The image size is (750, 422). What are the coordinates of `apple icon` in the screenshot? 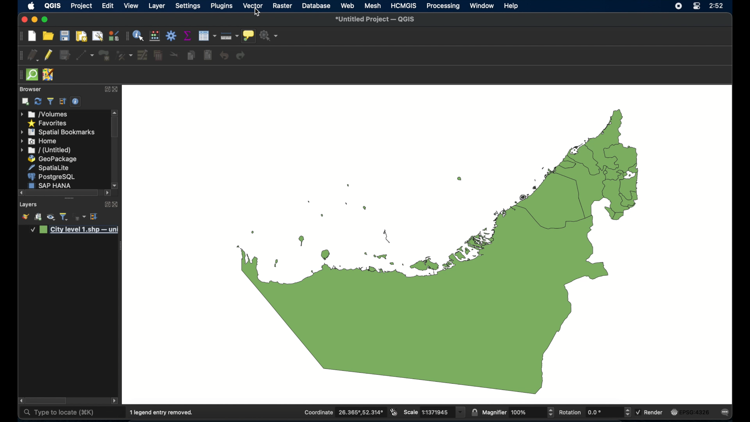 It's located at (32, 6).